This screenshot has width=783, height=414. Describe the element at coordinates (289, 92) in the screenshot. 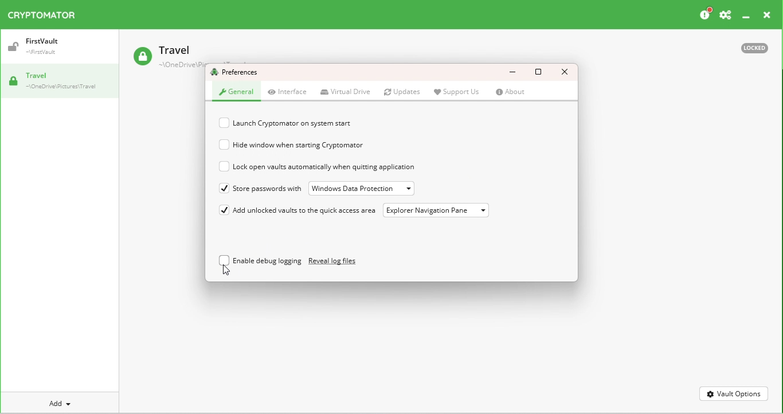

I see `Interface` at that location.